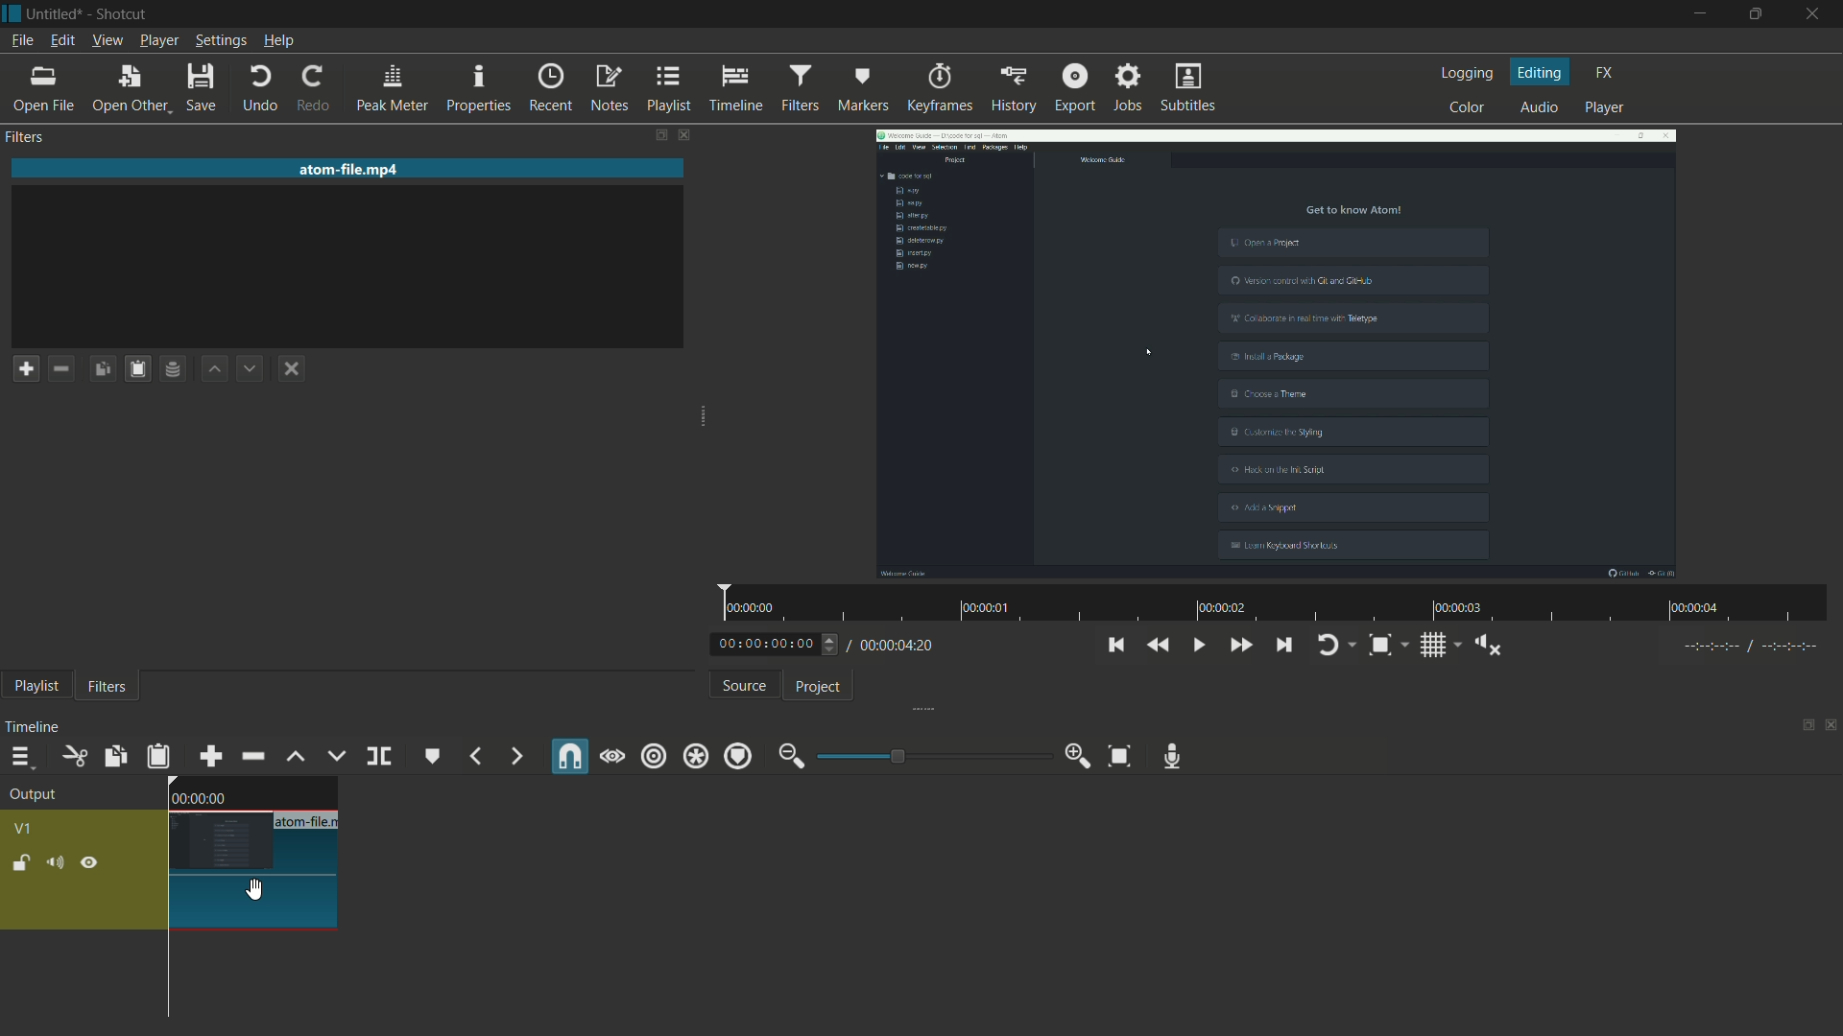 This screenshot has width=1843, height=1036. I want to click on toggle grid, so click(1431, 644).